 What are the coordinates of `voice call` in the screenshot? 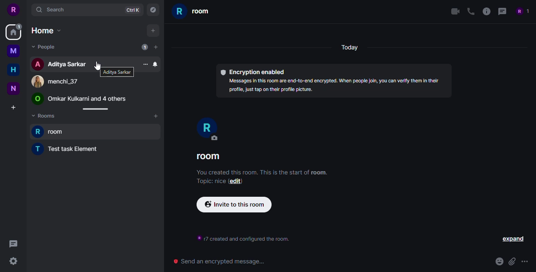 It's located at (470, 11).